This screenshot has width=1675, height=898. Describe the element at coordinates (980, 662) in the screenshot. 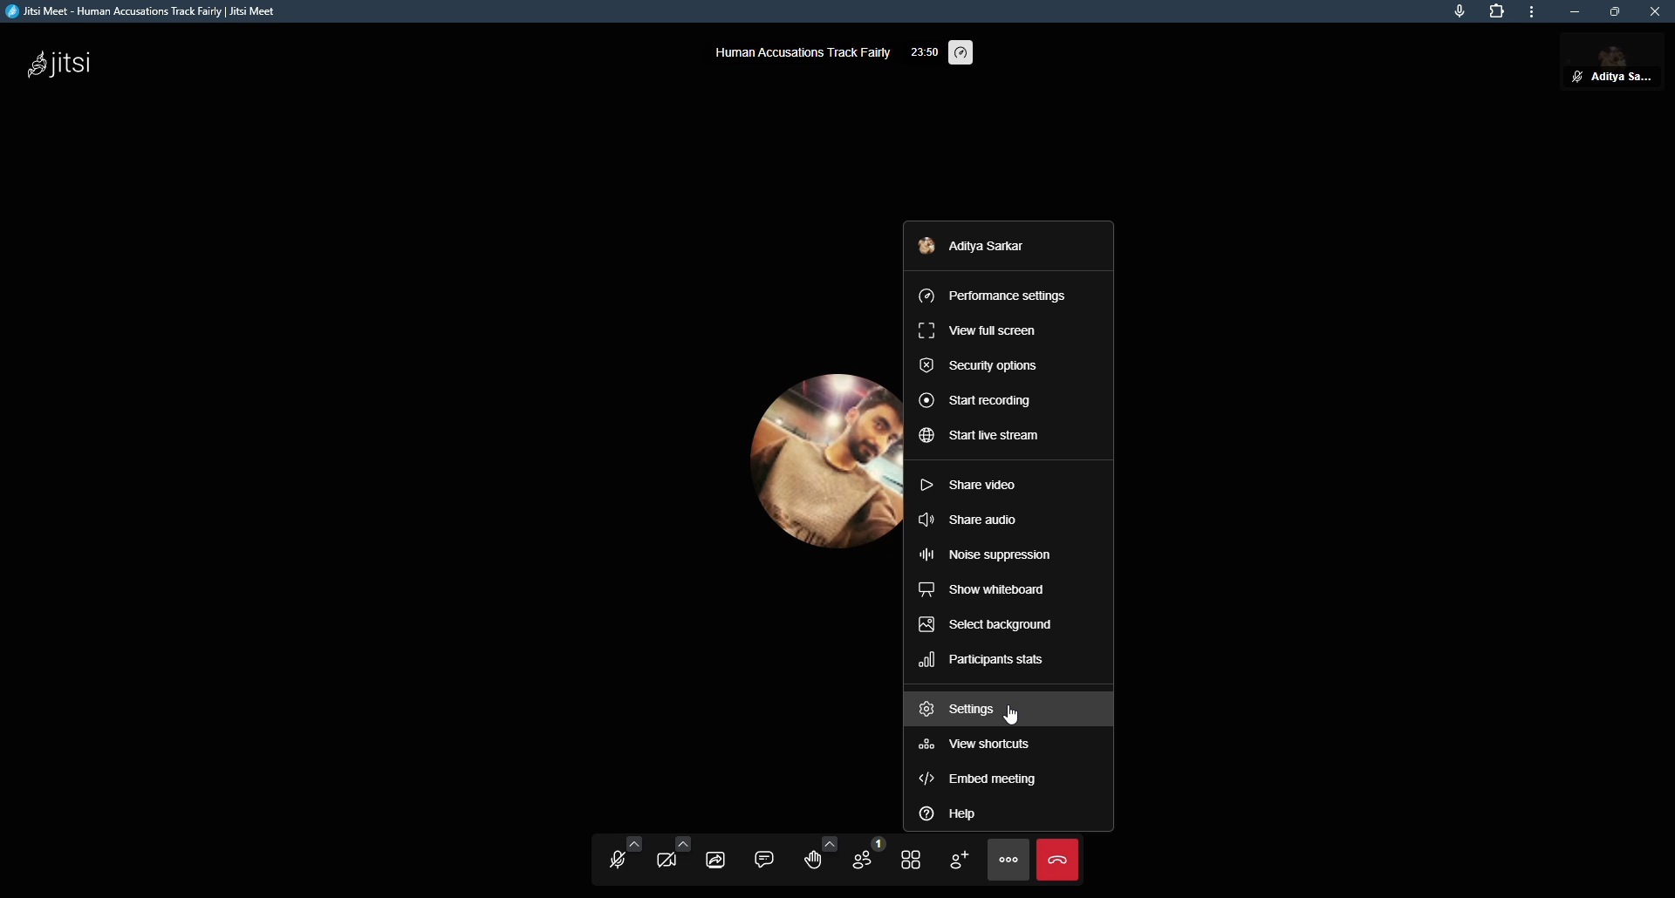

I see `participants stats` at that location.